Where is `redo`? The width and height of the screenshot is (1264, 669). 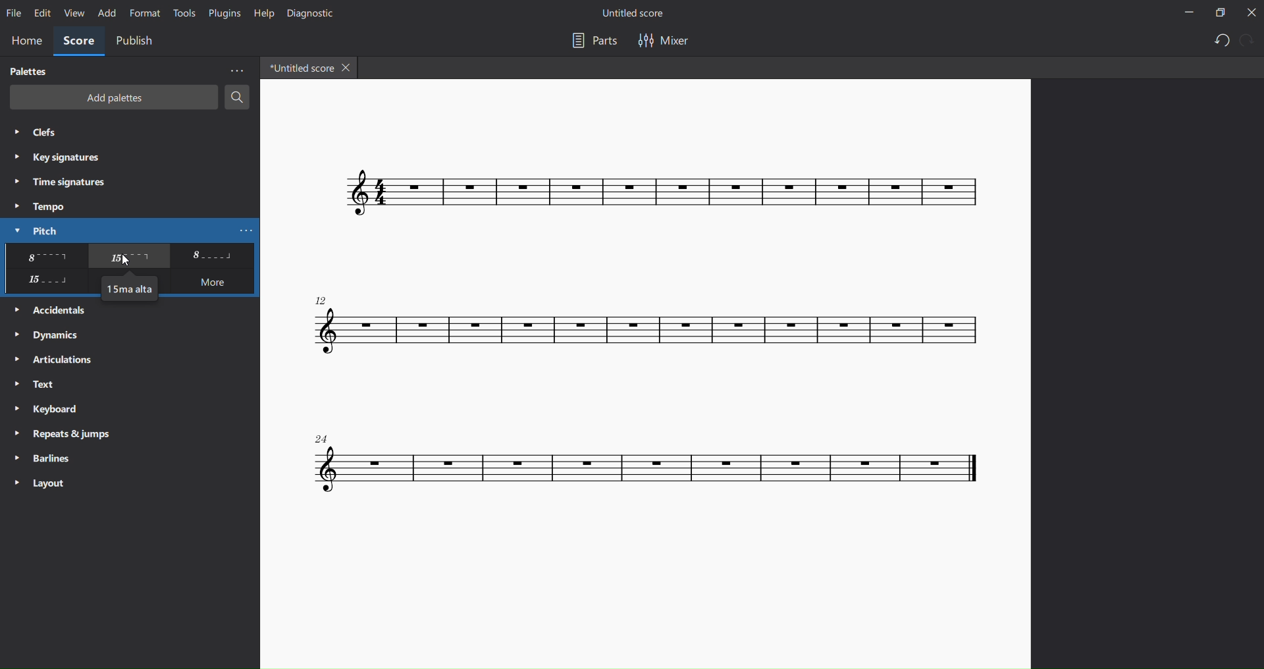
redo is located at coordinates (1249, 40).